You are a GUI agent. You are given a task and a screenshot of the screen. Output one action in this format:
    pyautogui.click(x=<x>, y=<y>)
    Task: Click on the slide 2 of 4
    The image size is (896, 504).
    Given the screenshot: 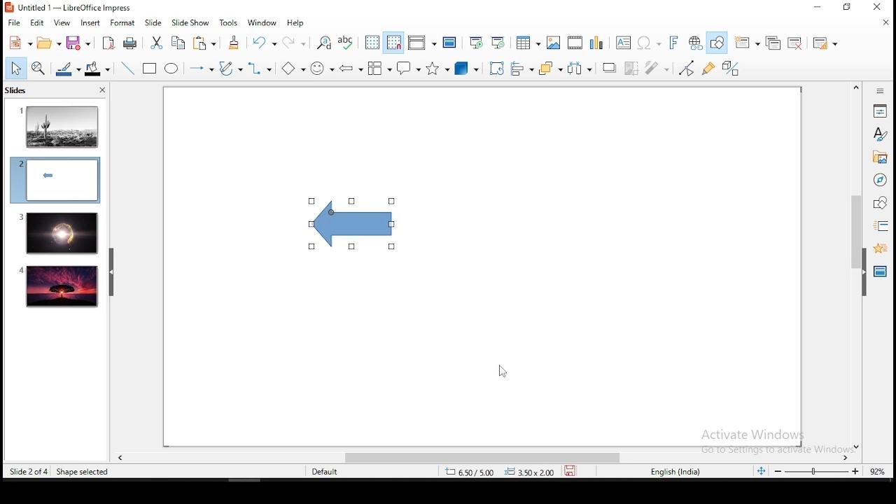 What is the action you would take?
    pyautogui.click(x=29, y=472)
    